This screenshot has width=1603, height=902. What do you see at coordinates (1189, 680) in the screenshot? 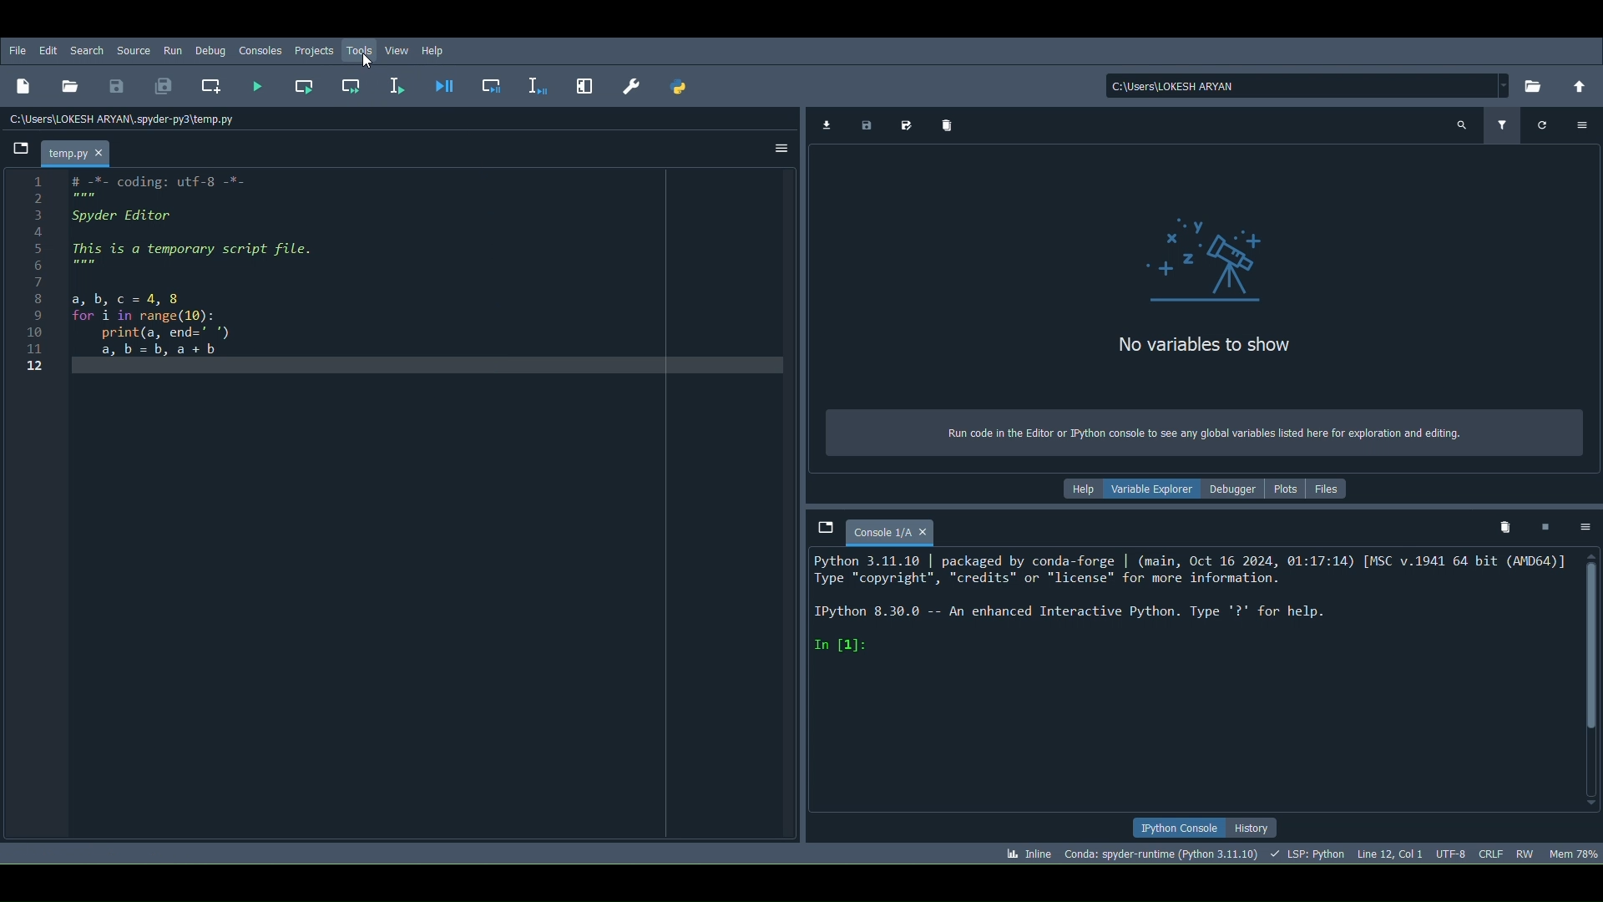
I see `Console editor` at bounding box center [1189, 680].